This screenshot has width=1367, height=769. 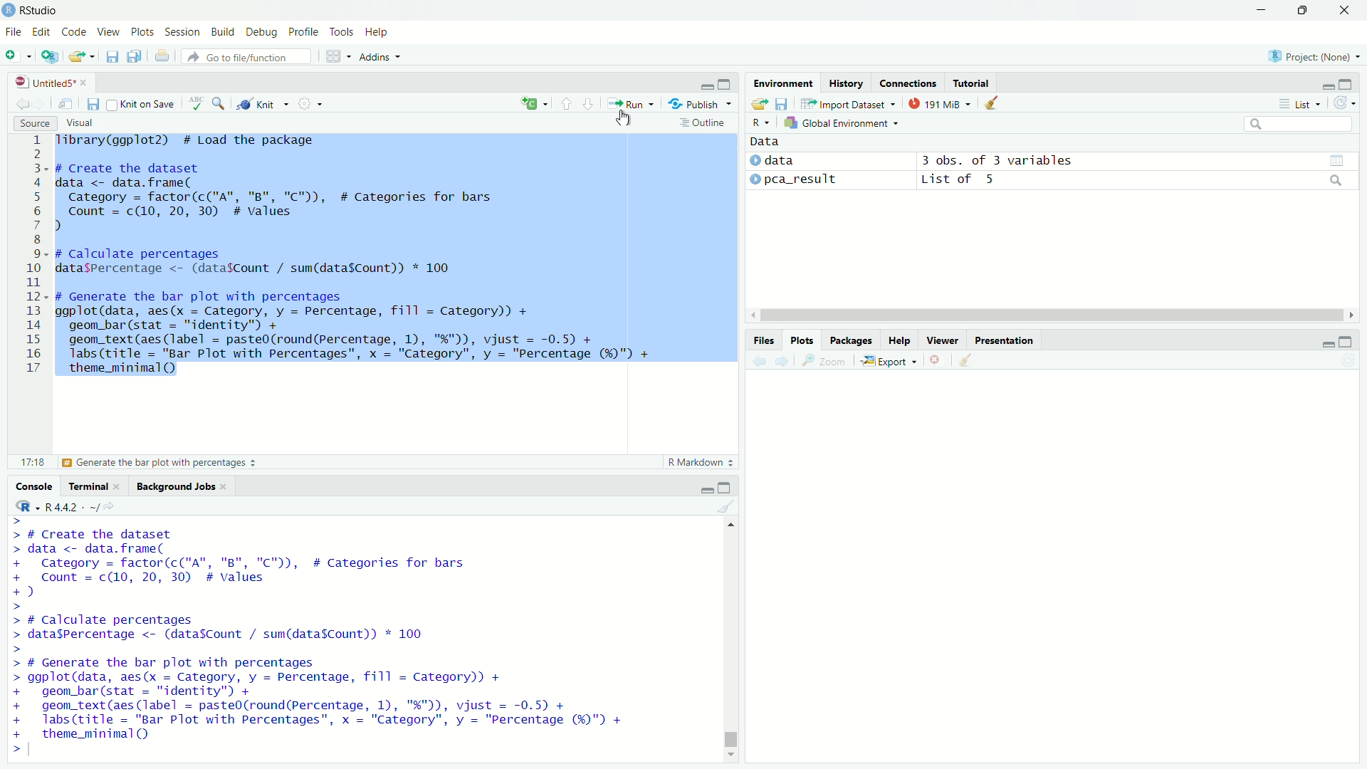 What do you see at coordinates (67, 104) in the screenshot?
I see `show in new window` at bounding box center [67, 104].